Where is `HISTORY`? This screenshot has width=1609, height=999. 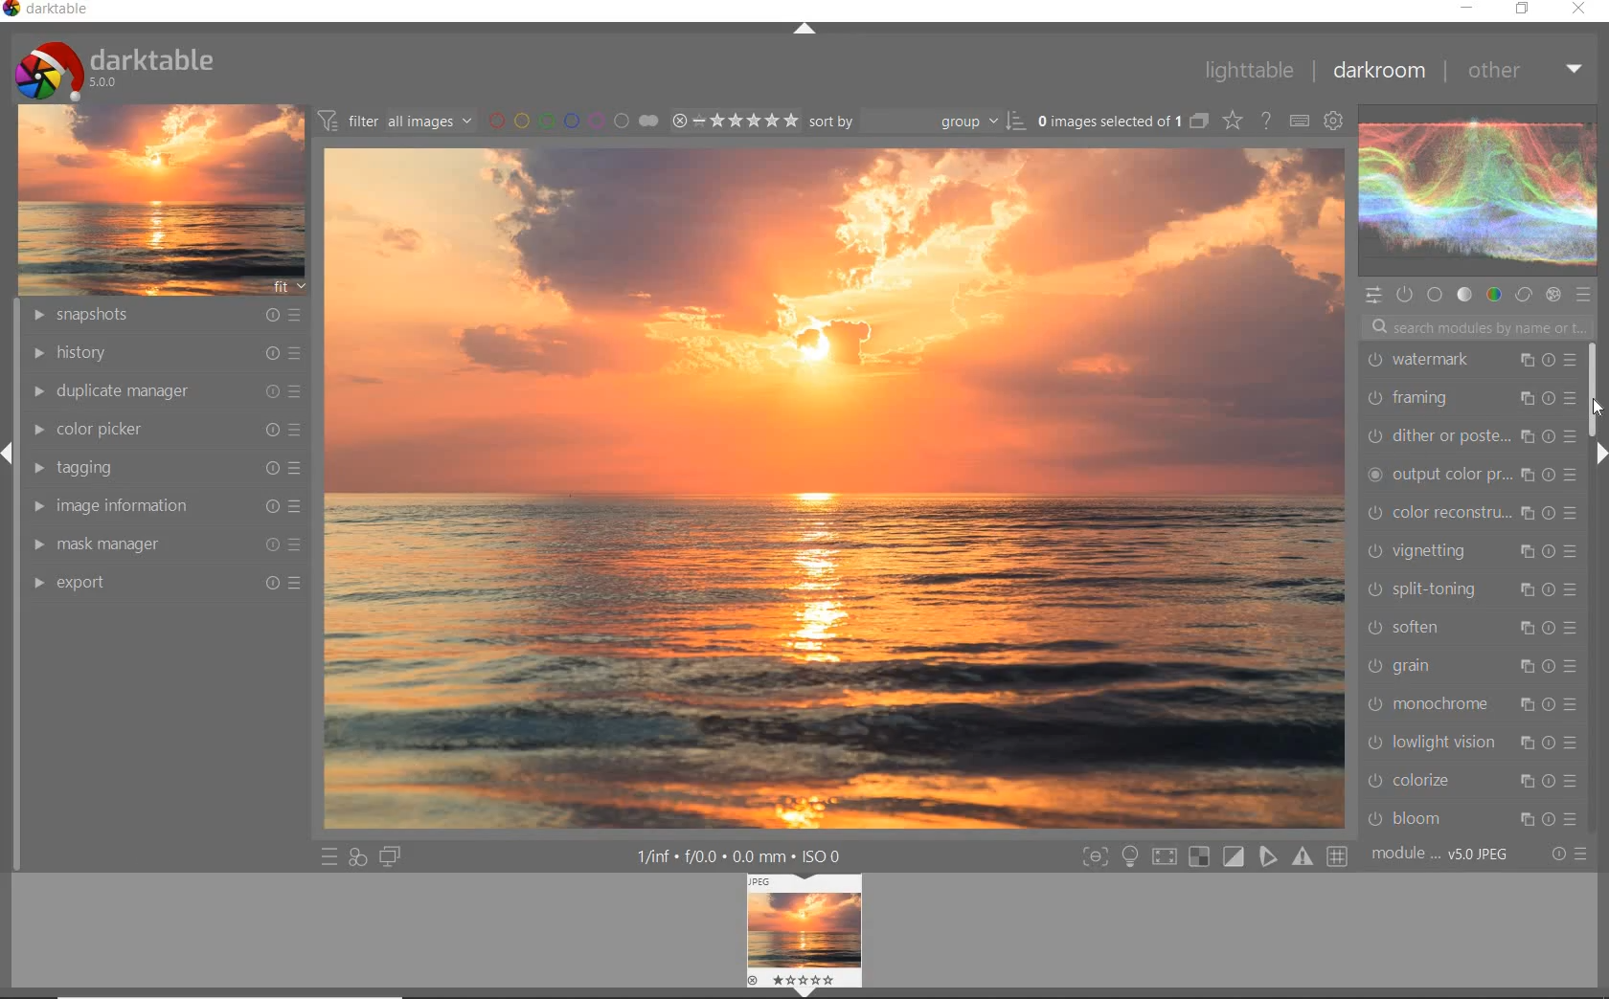
HISTORY is located at coordinates (165, 353).